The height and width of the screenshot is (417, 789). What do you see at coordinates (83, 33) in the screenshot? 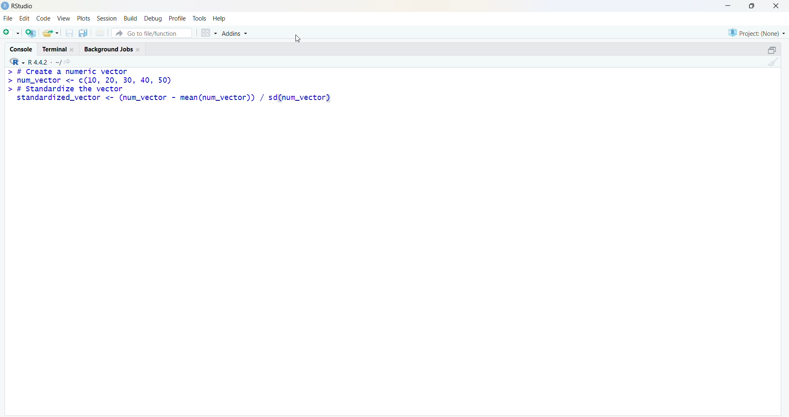
I see `copy` at bounding box center [83, 33].